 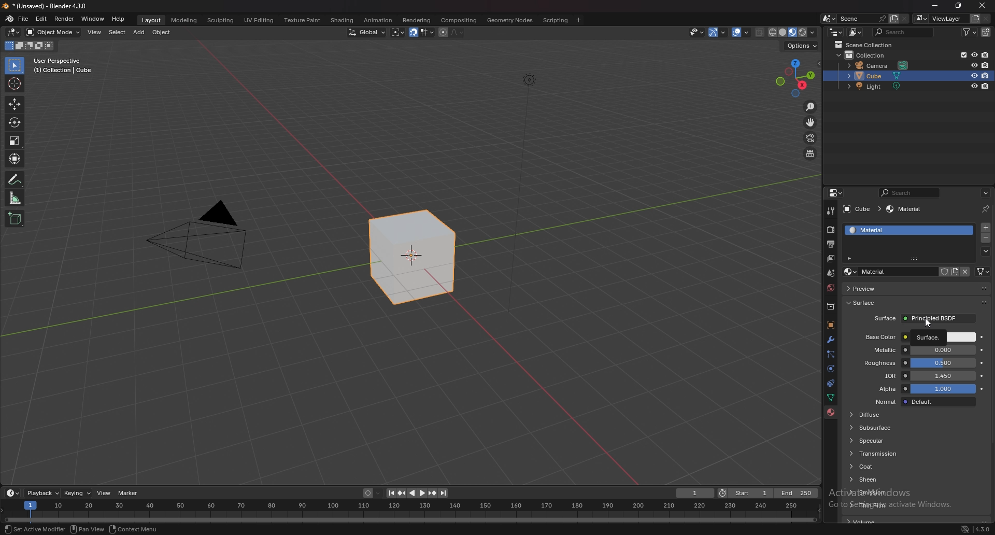 I want to click on cube, so click(x=413, y=258).